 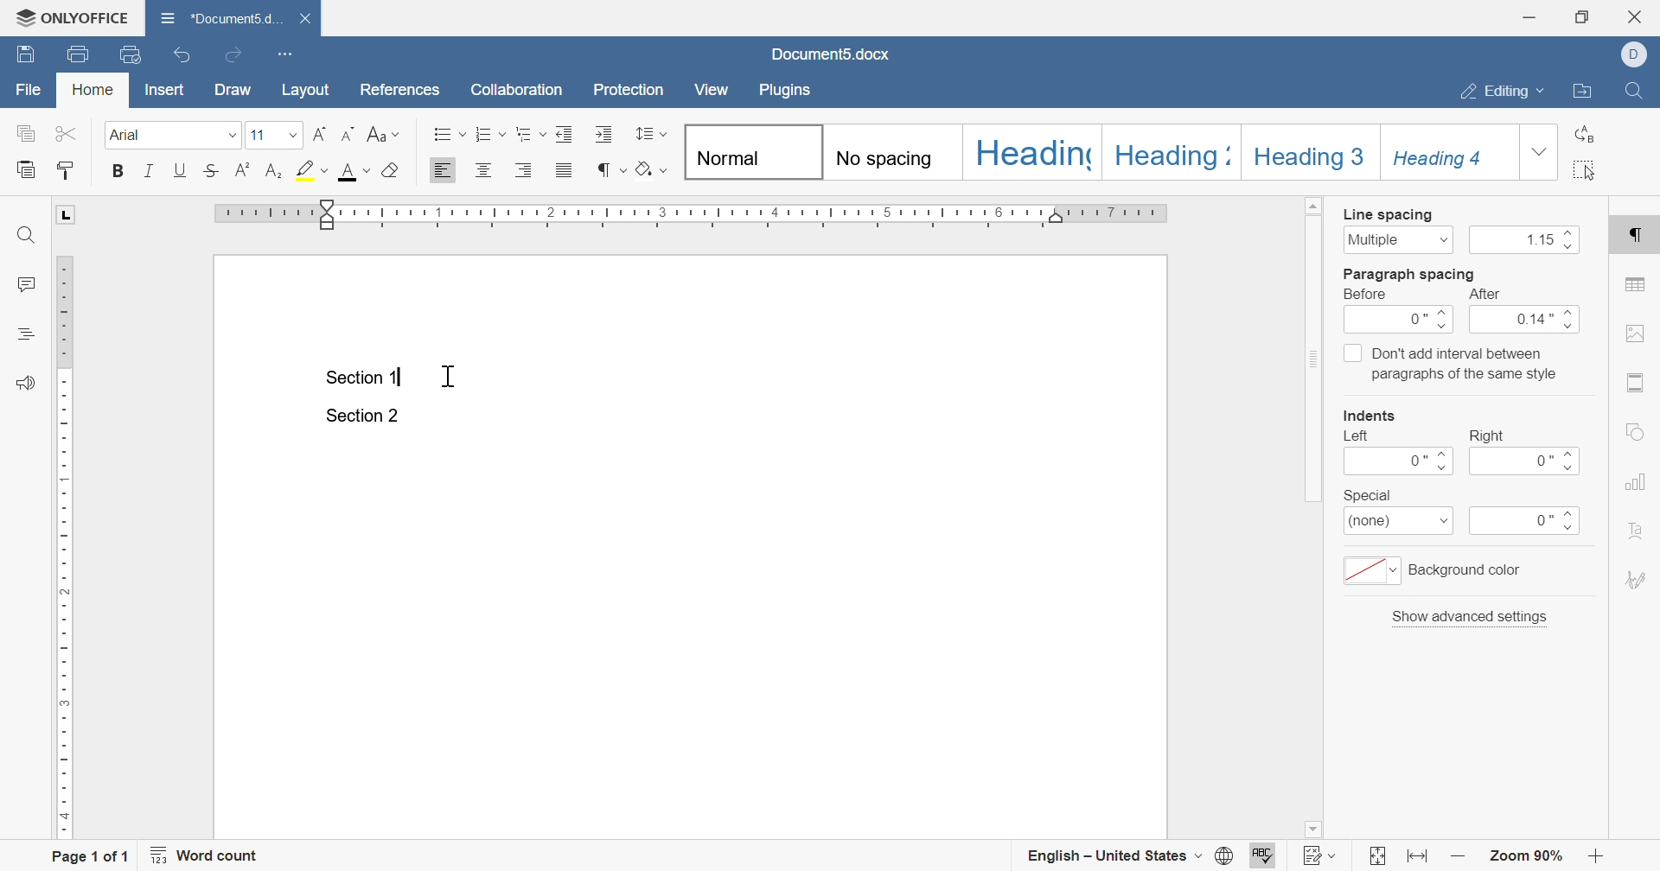 What do you see at coordinates (483, 169) in the screenshot?
I see `Align center` at bounding box center [483, 169].